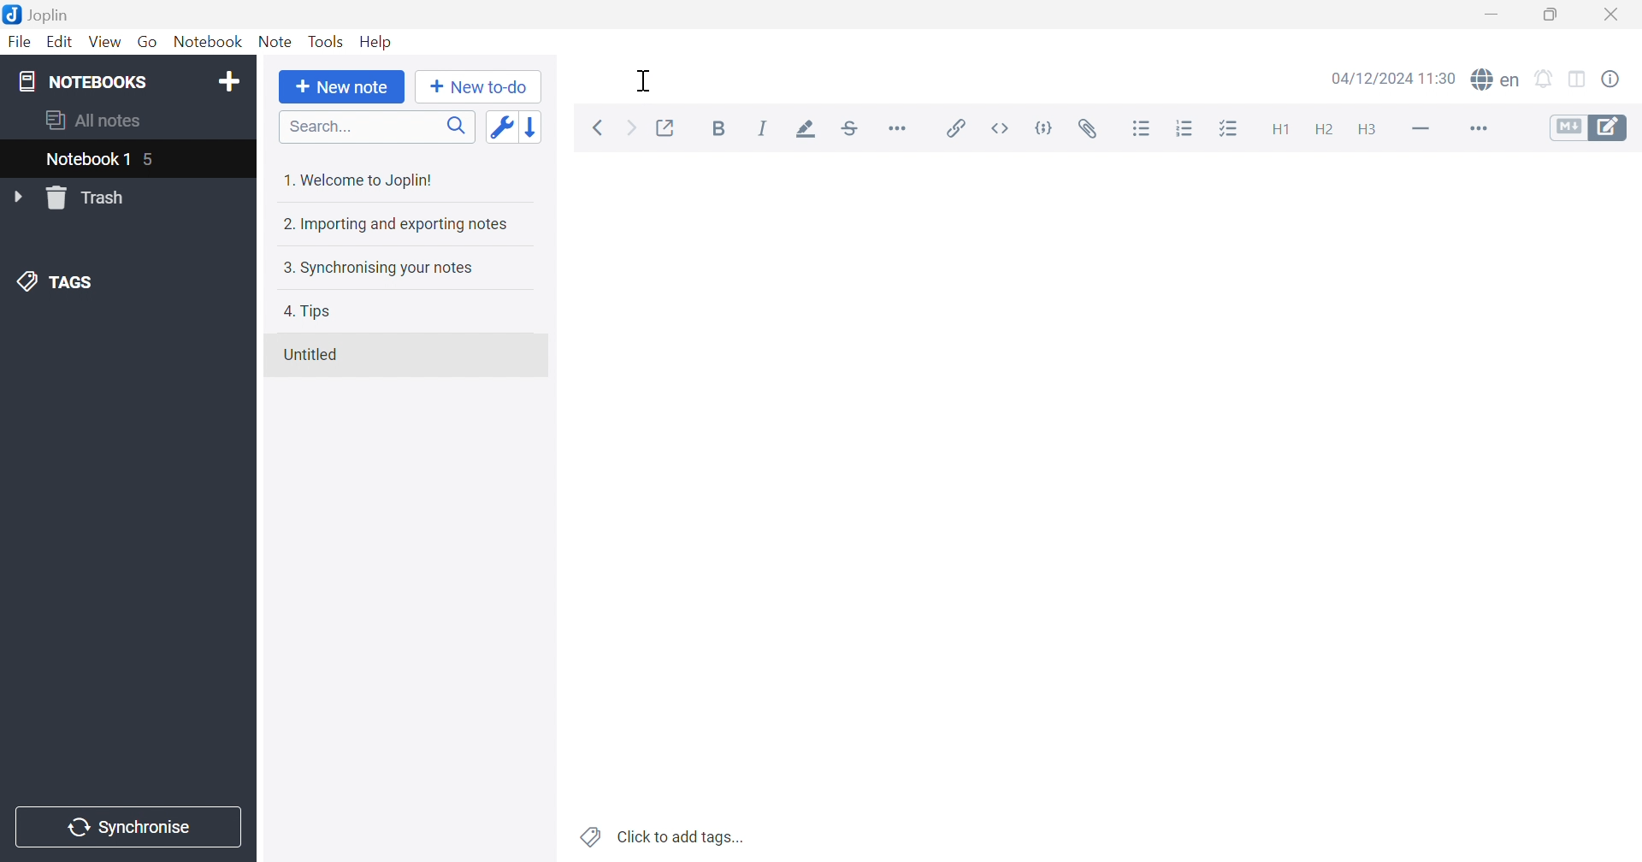 This screenshot has width=1642, height=862. Describe the element at coordinates (664, 127) in the screenshot. I see `Toggle external editing` at that location.